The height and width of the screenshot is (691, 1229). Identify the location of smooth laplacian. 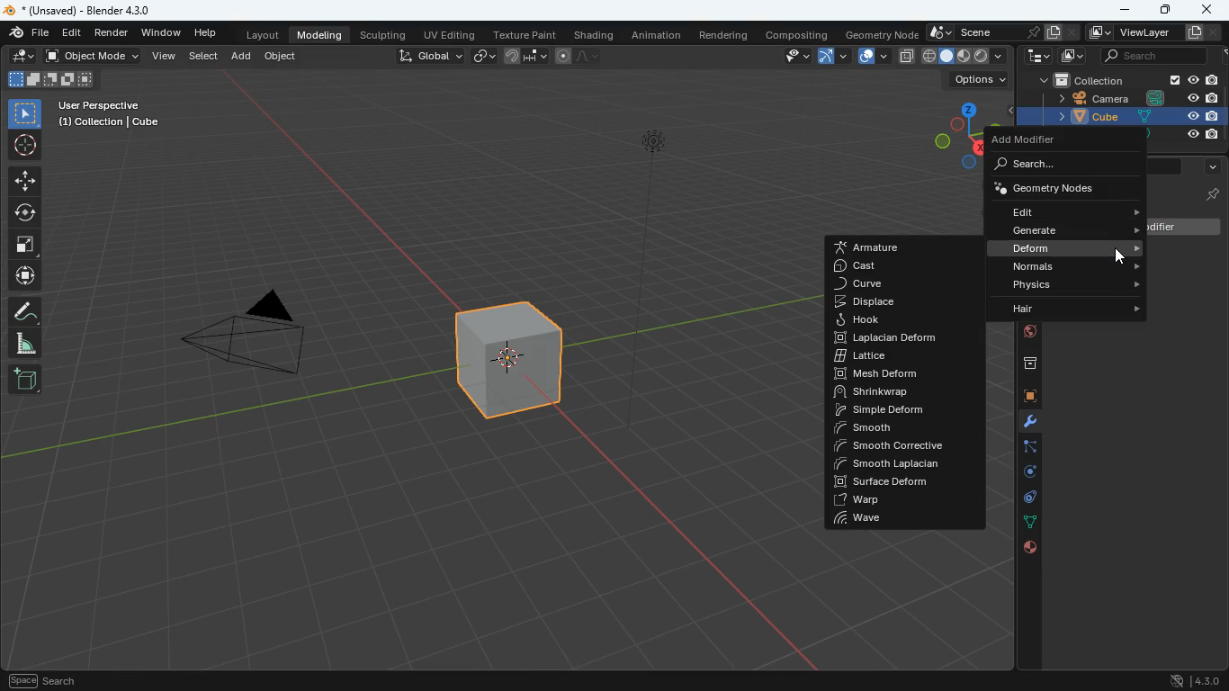
(903, 466).